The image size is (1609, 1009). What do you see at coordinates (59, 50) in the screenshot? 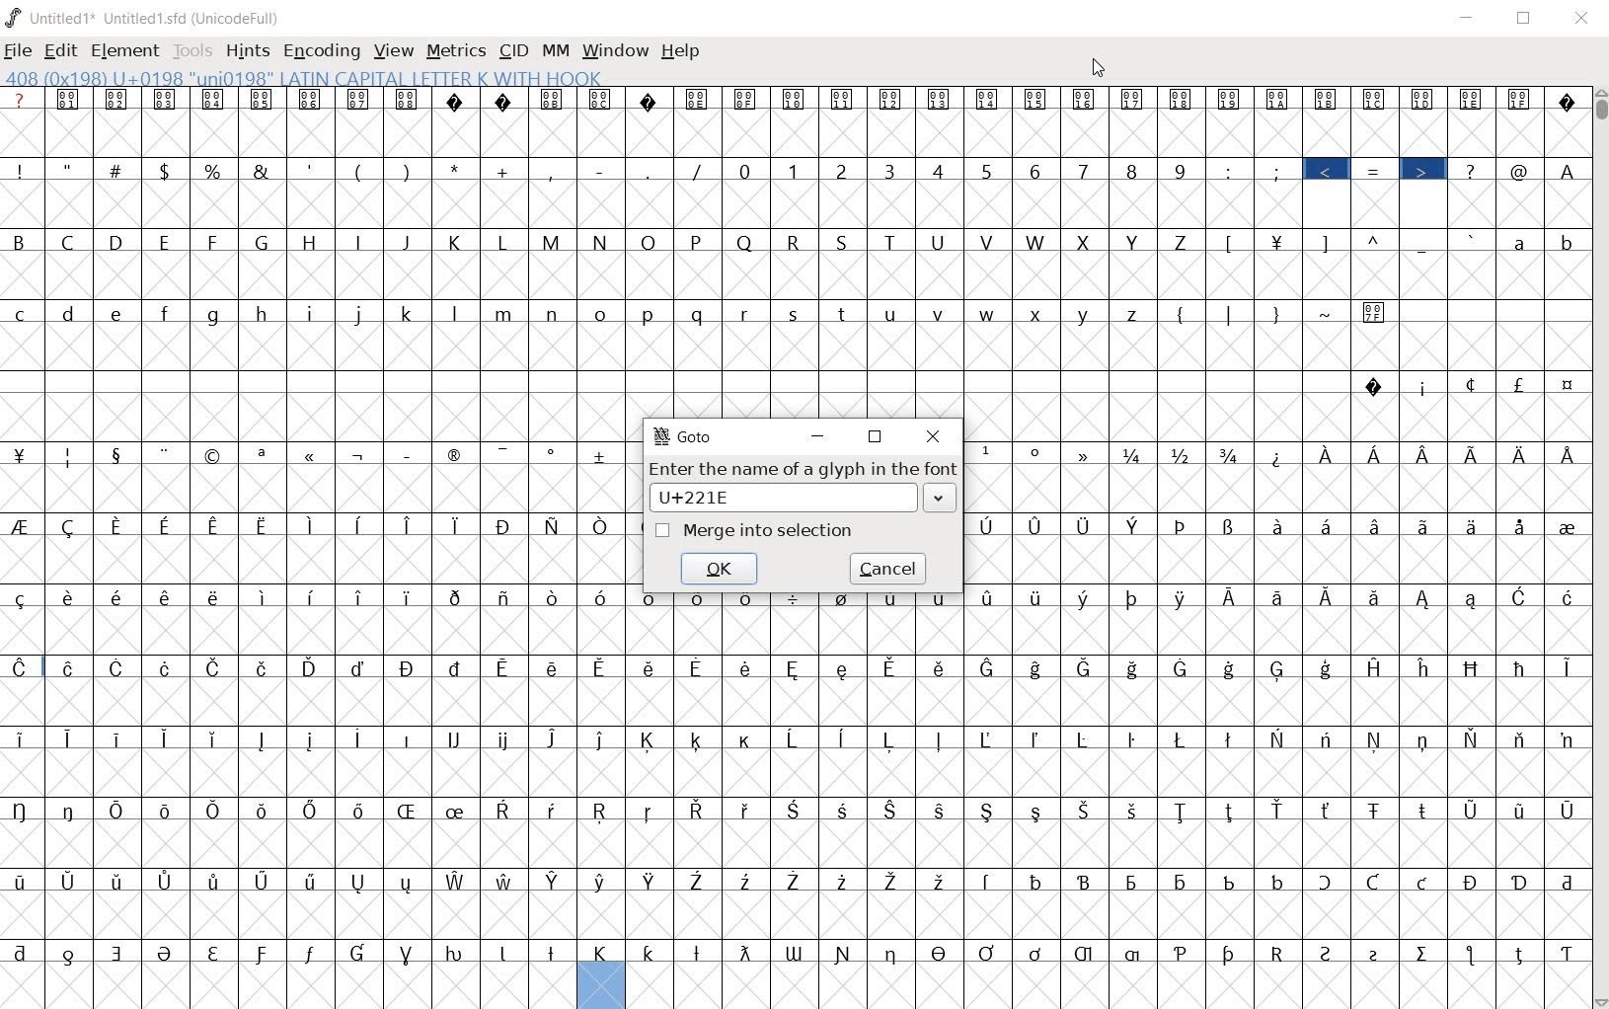
I see `edit` at bounding box center [59, 50].